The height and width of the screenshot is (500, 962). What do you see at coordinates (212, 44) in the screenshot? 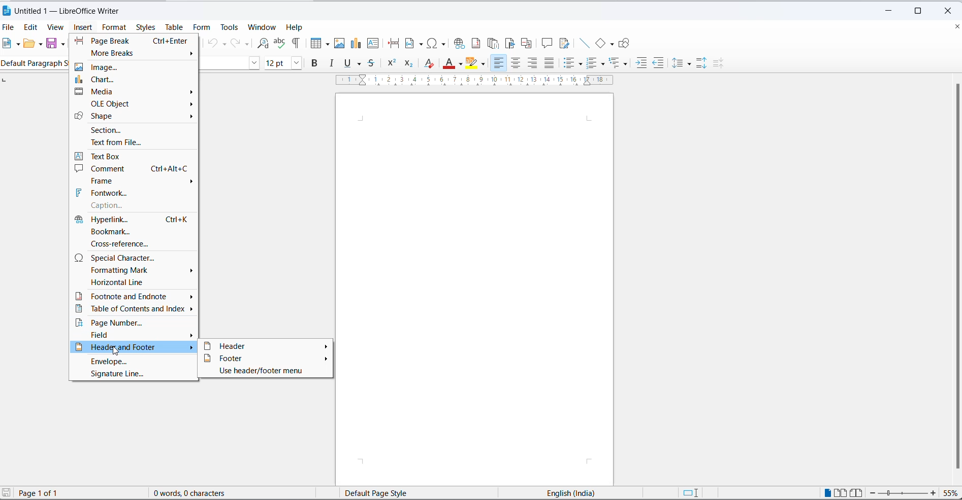
I see `undo` at bounding box center [212, 44].